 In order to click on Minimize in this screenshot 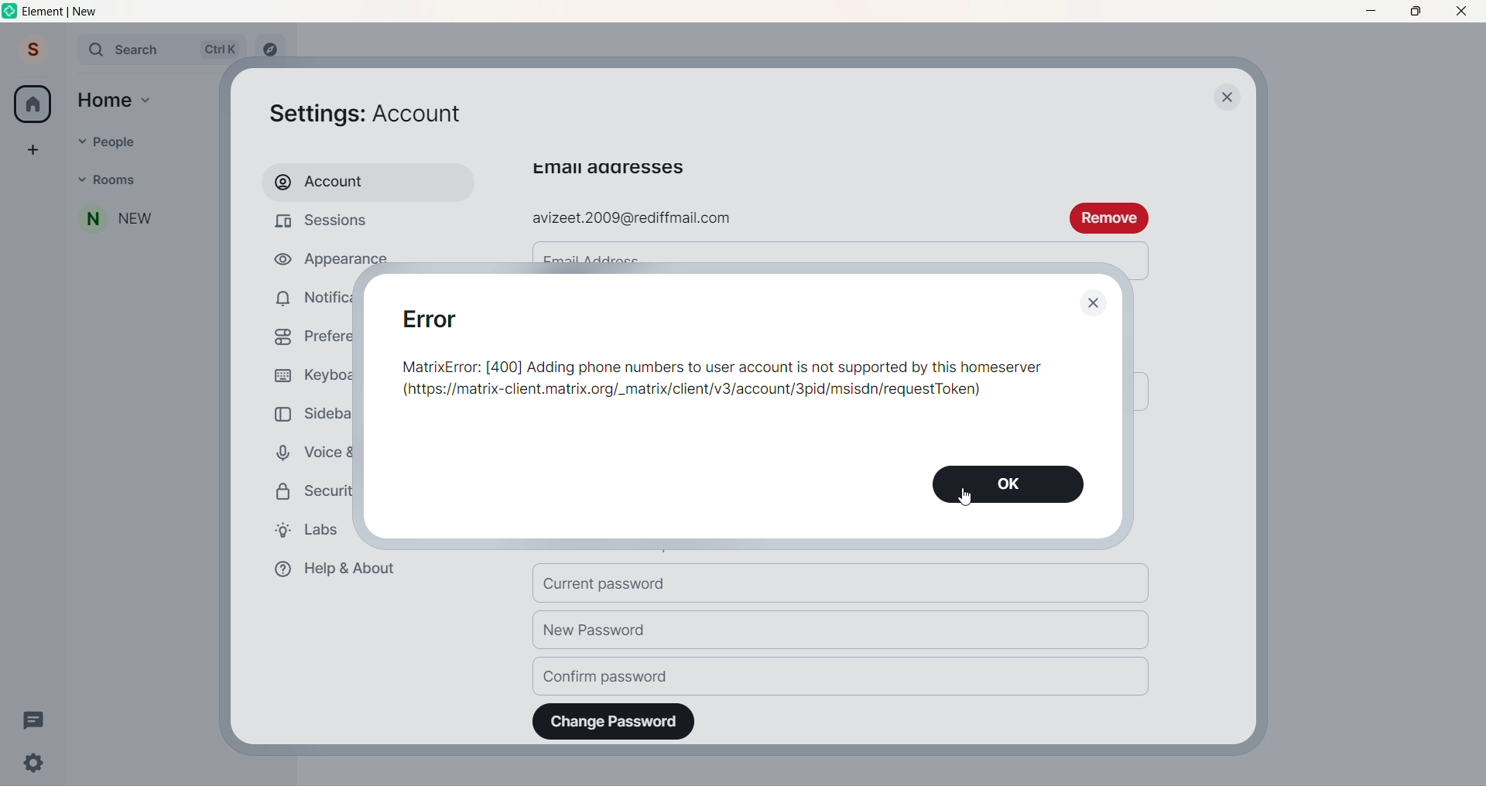, I will do `click(1370, 12)`.